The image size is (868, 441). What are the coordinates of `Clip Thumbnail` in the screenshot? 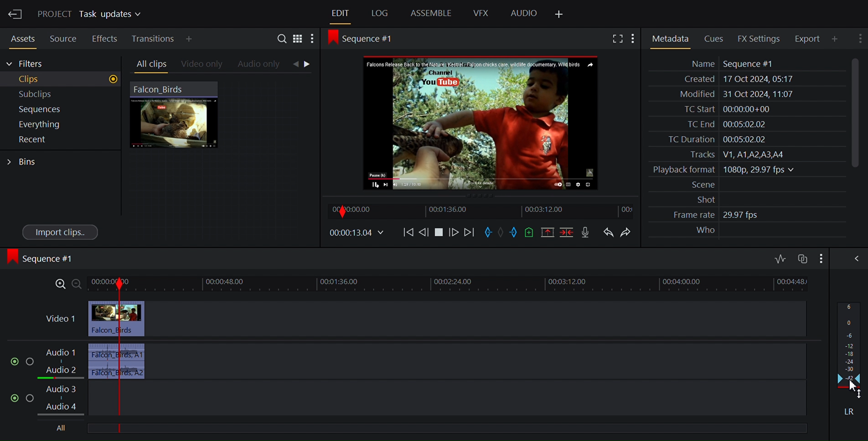 It's located at (222, 159).